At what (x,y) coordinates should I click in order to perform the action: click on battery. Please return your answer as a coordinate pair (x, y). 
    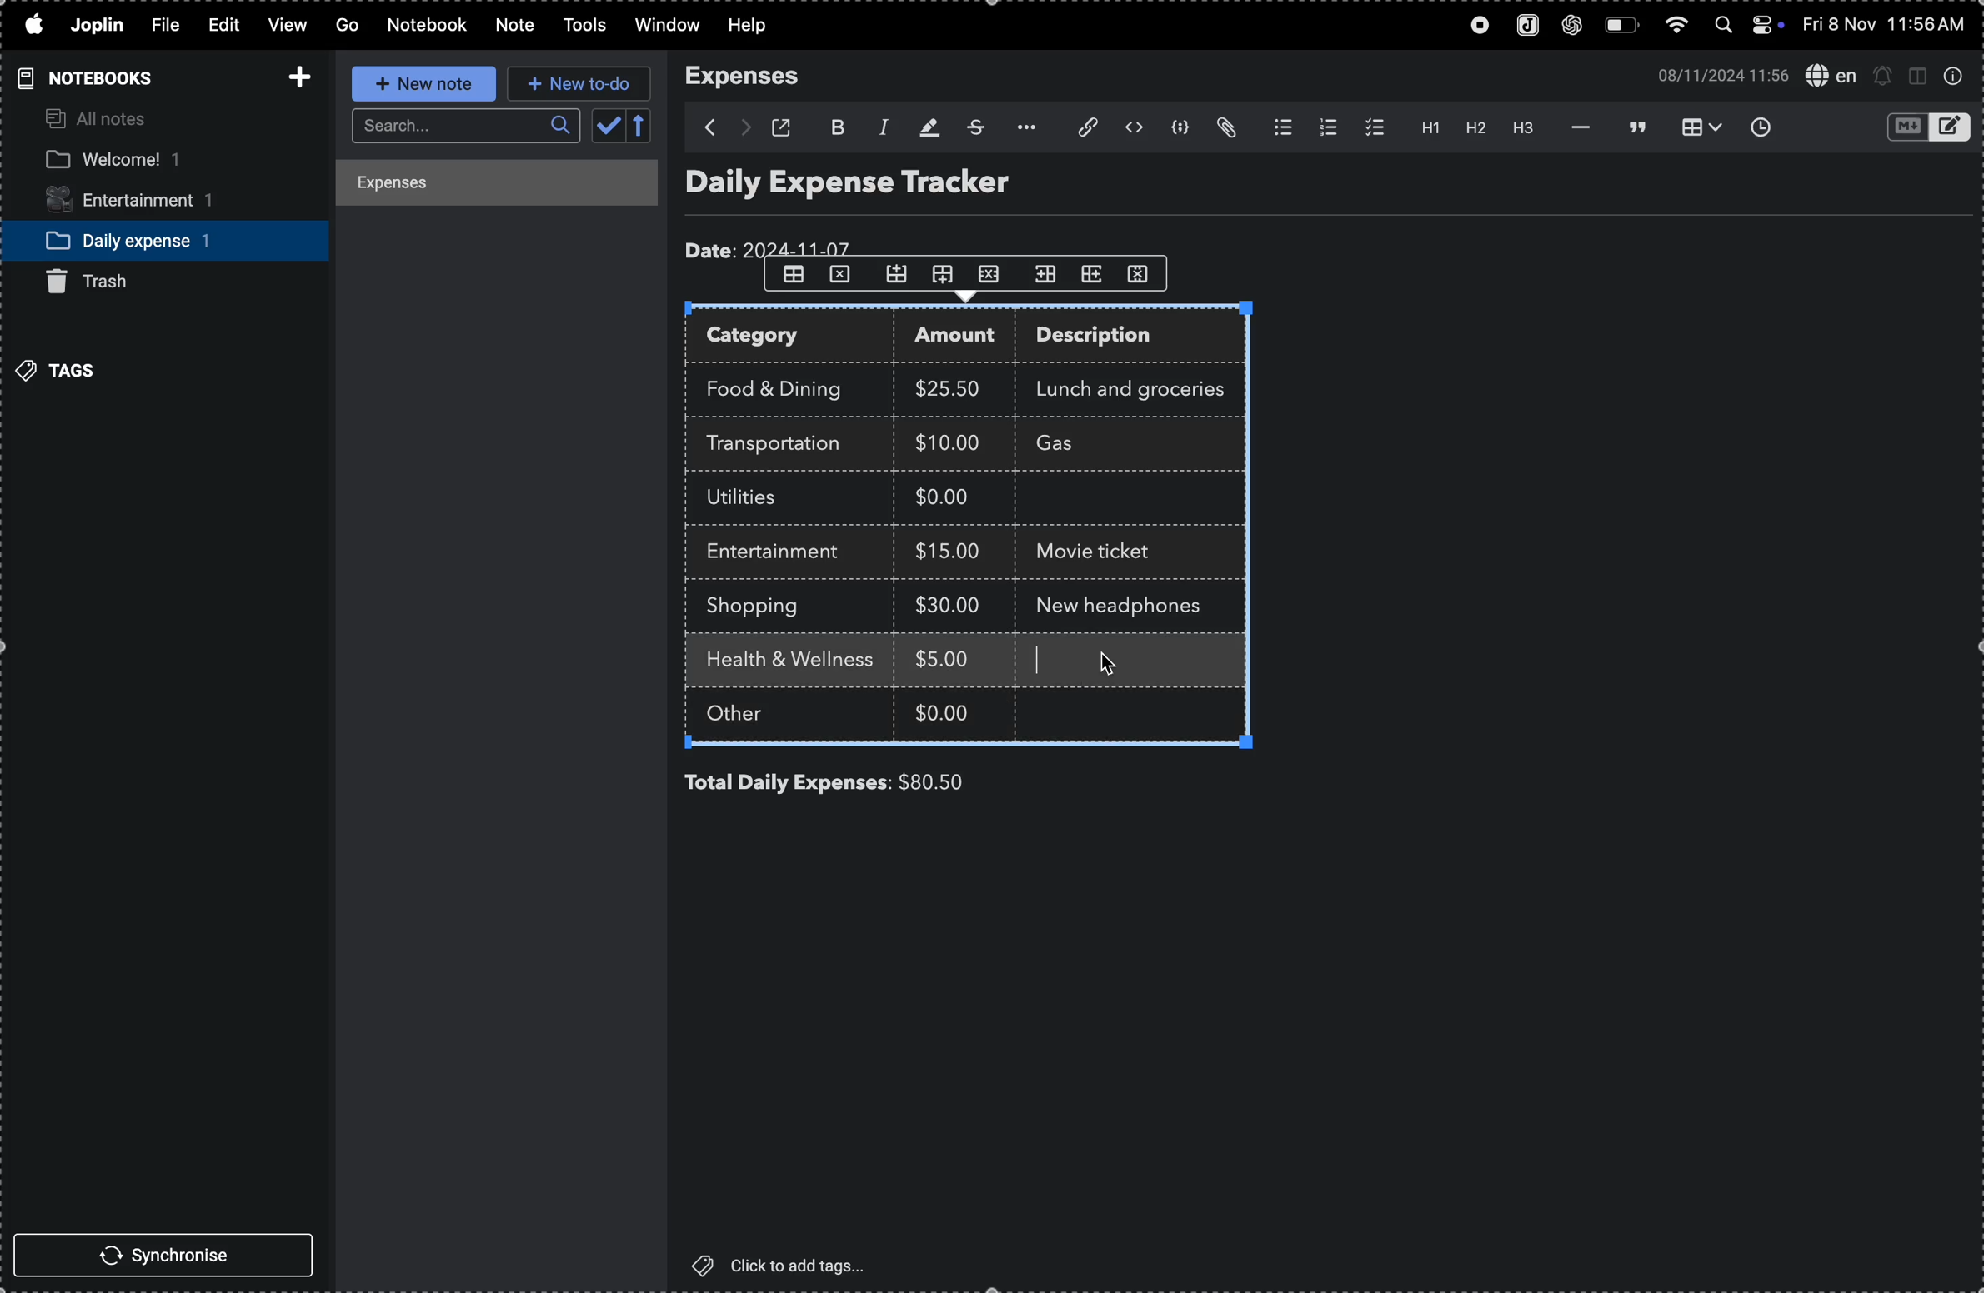
    Looking at the image, I should click on (1621, 26).